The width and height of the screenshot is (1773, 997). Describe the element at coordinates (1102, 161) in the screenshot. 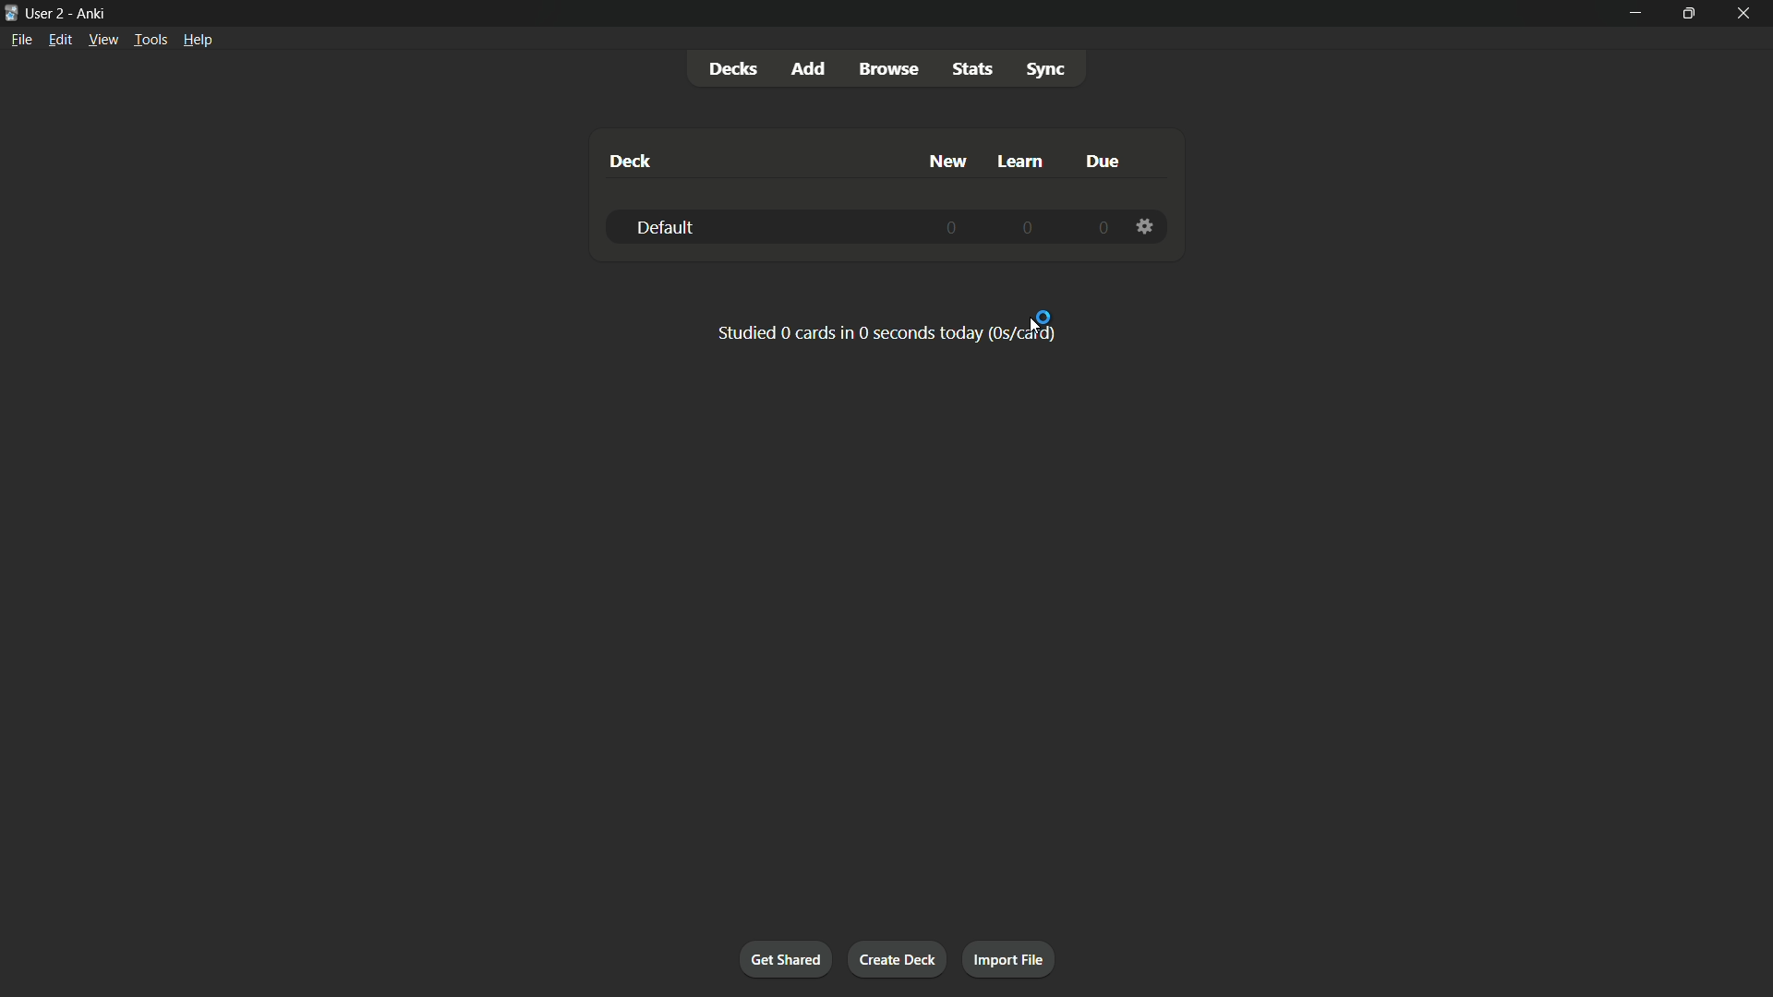

I see `due` at that location.